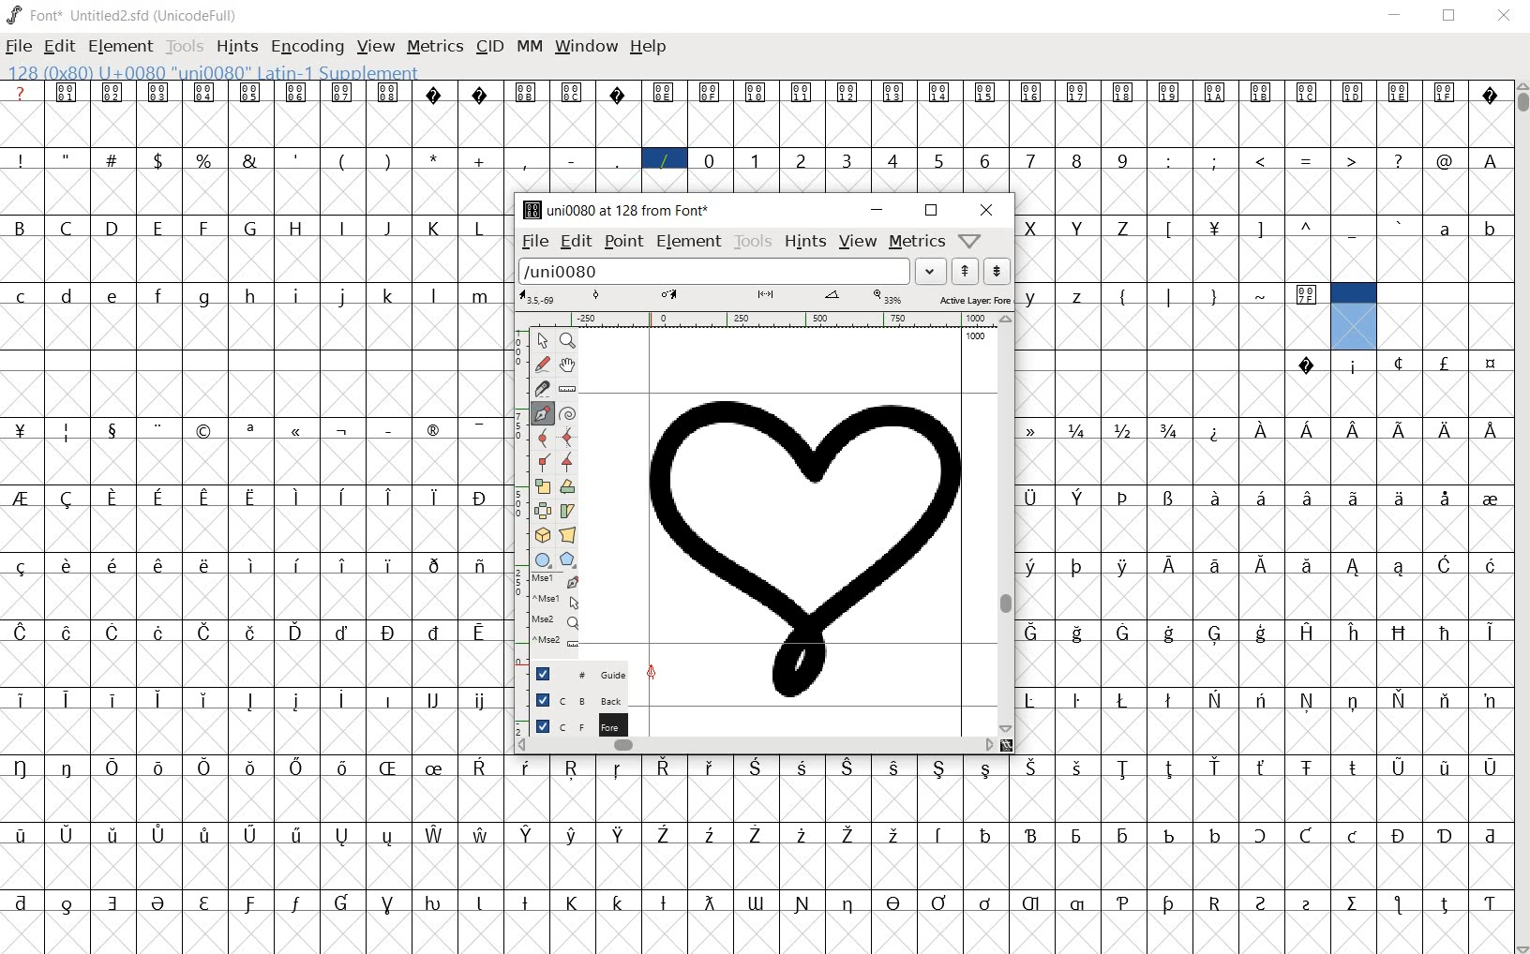 The image size is (1530, 954). Describe the element at coordinates (529, 242) in the screenshot. I see `file` at that location.